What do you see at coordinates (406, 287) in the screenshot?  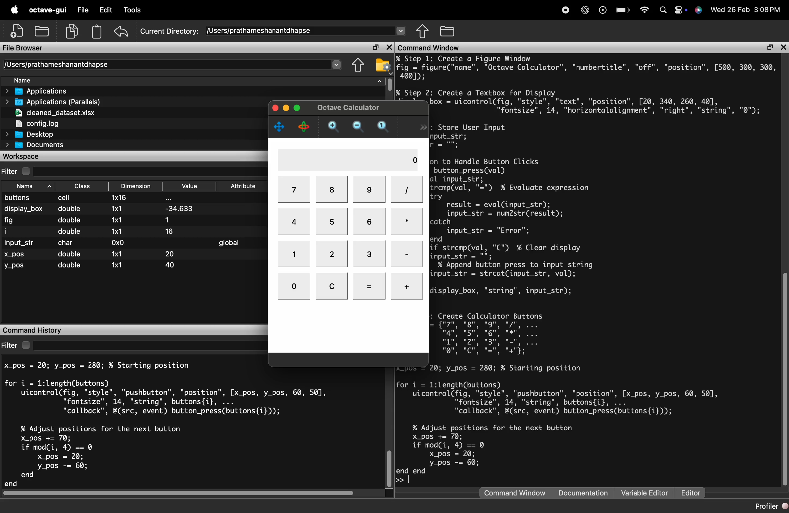 I see `+` at bounding box center [406, 287].